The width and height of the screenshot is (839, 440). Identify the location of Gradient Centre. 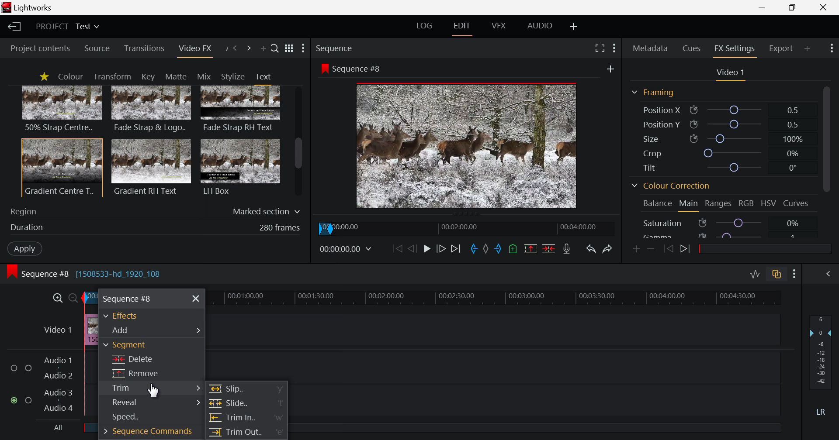
(61, 167).